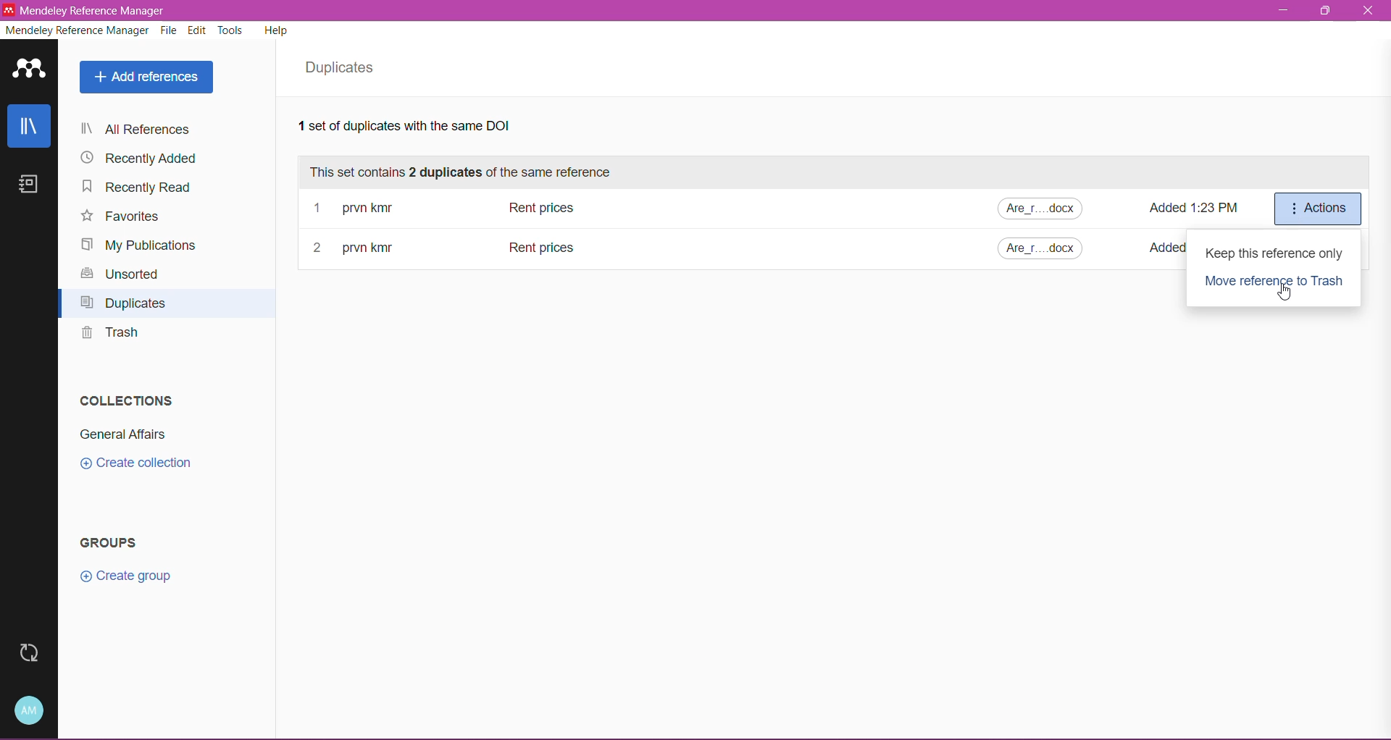 This screenshot has height=740, width=1391. I want to click on author, so click(371, 248).